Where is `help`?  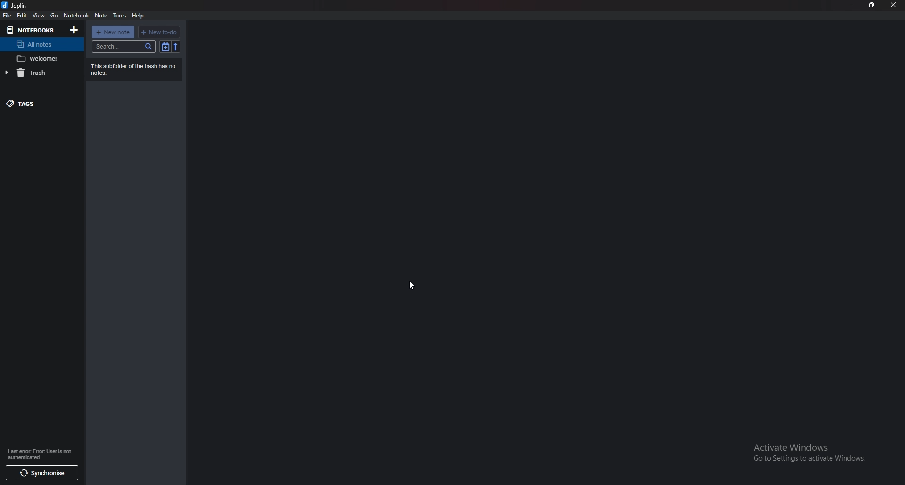 help is located at coordinates (139, 16).